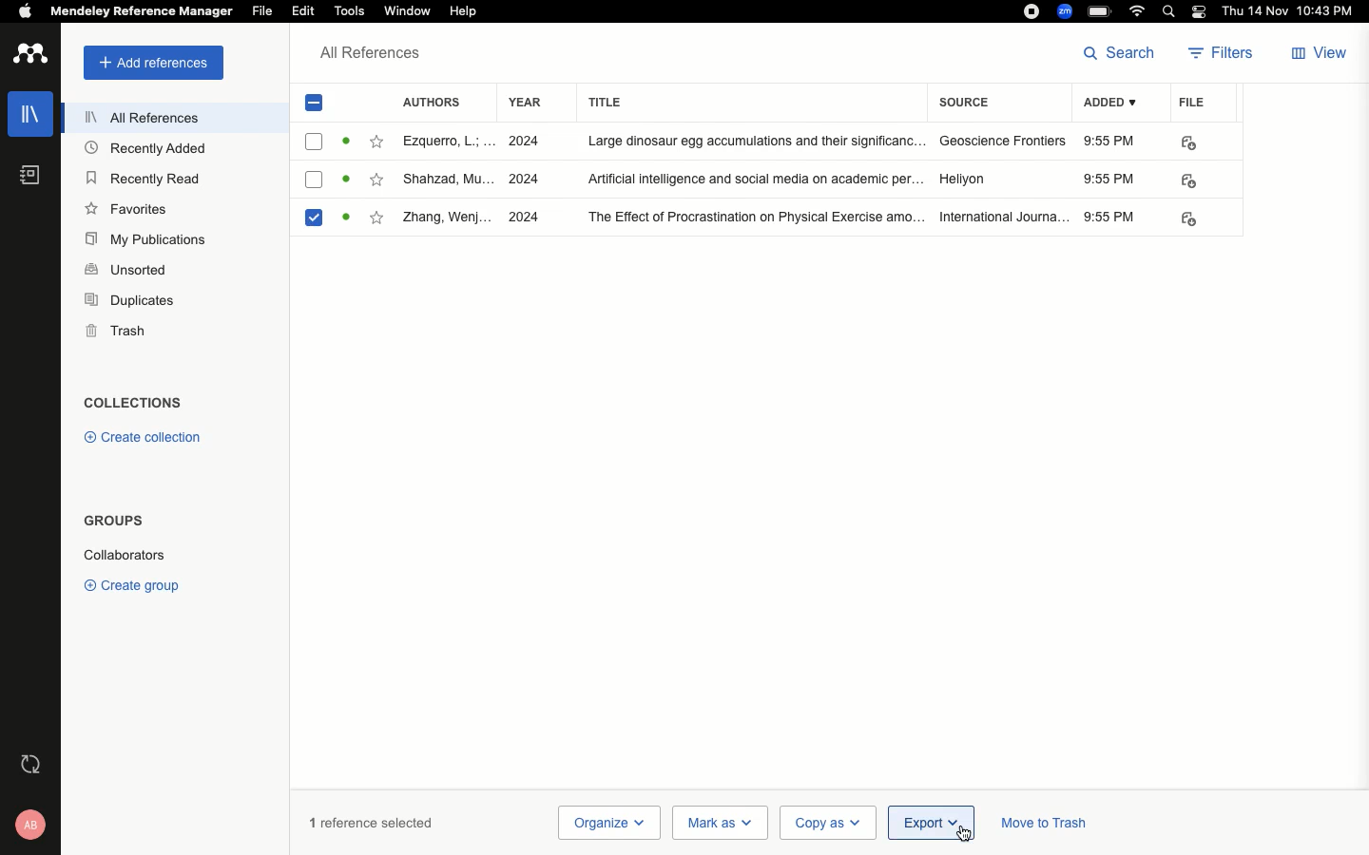 The height and width of the screenshot is (855, 1369). Describe the element at coordinates (31, 109) in the screenshot. I see `Library` at that location.